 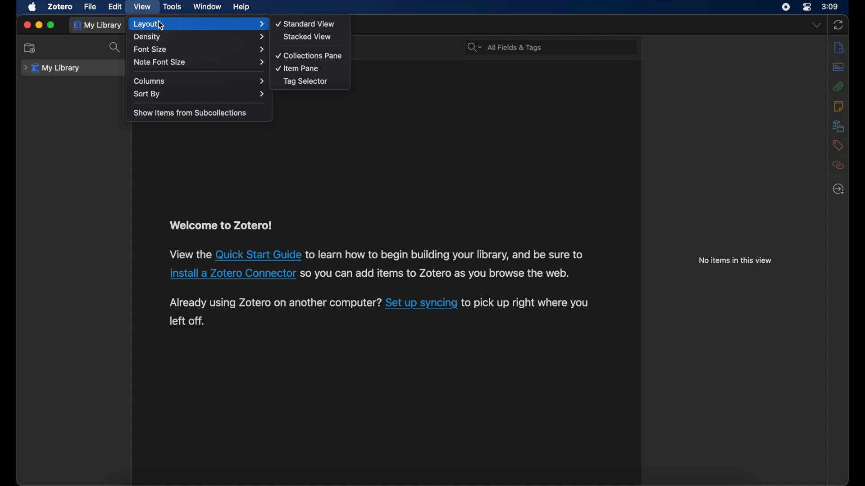 What do you see at coordinates (838, 145) in the screenshot?
I see `tags` at bounding box center [838, 145].